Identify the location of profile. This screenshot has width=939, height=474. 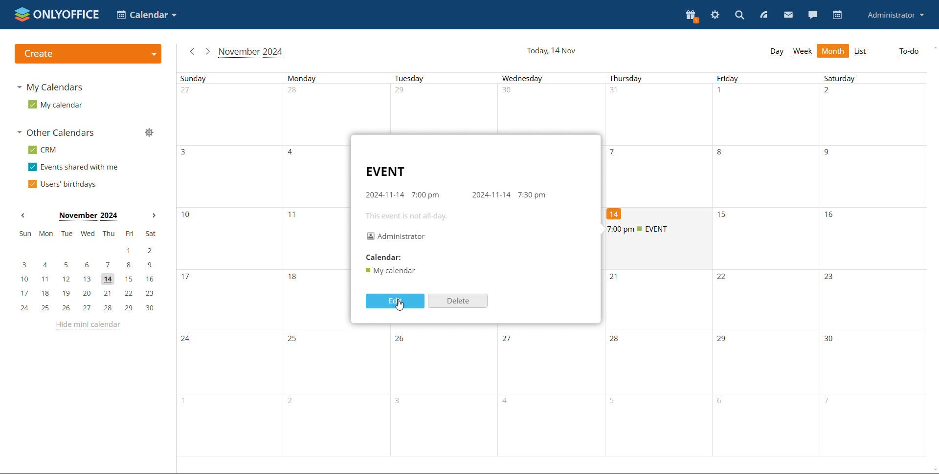
(894, 16).